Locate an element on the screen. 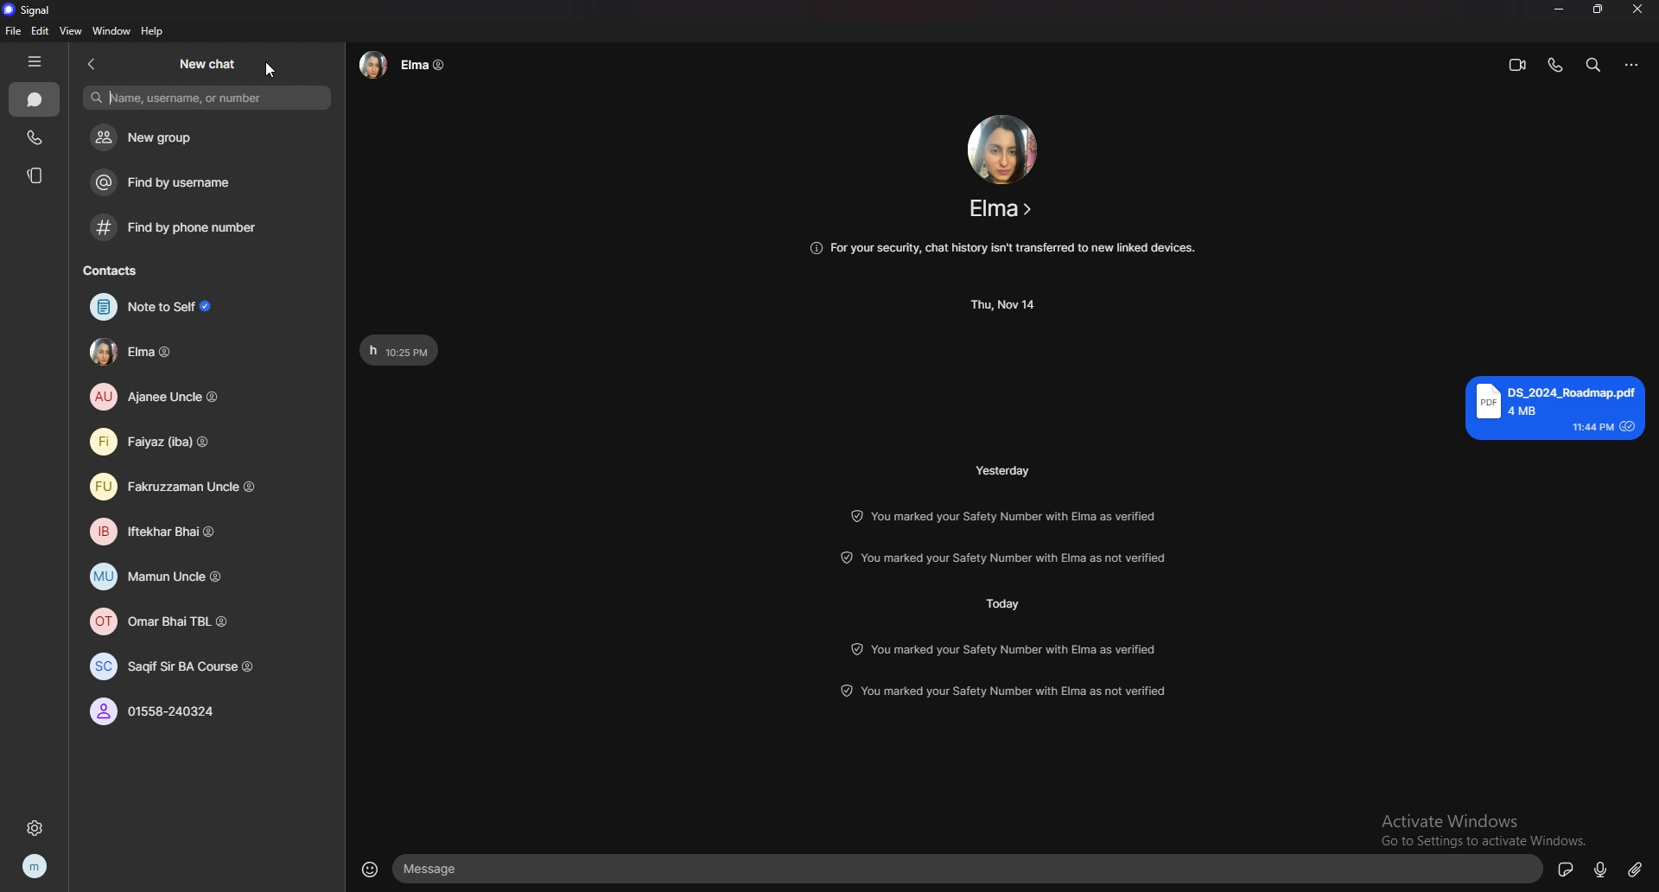 The height and width of the screenshot is (892, 1659). edit is located at coordinates (41, 32).